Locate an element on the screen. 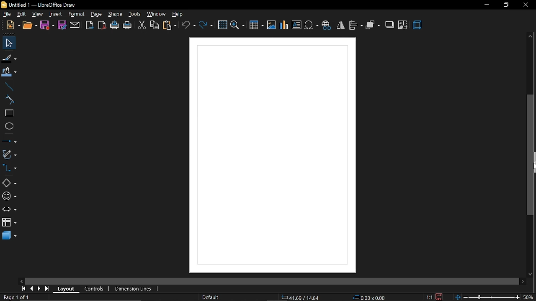  vertical scrollbar is located at coordinates (531, 155).